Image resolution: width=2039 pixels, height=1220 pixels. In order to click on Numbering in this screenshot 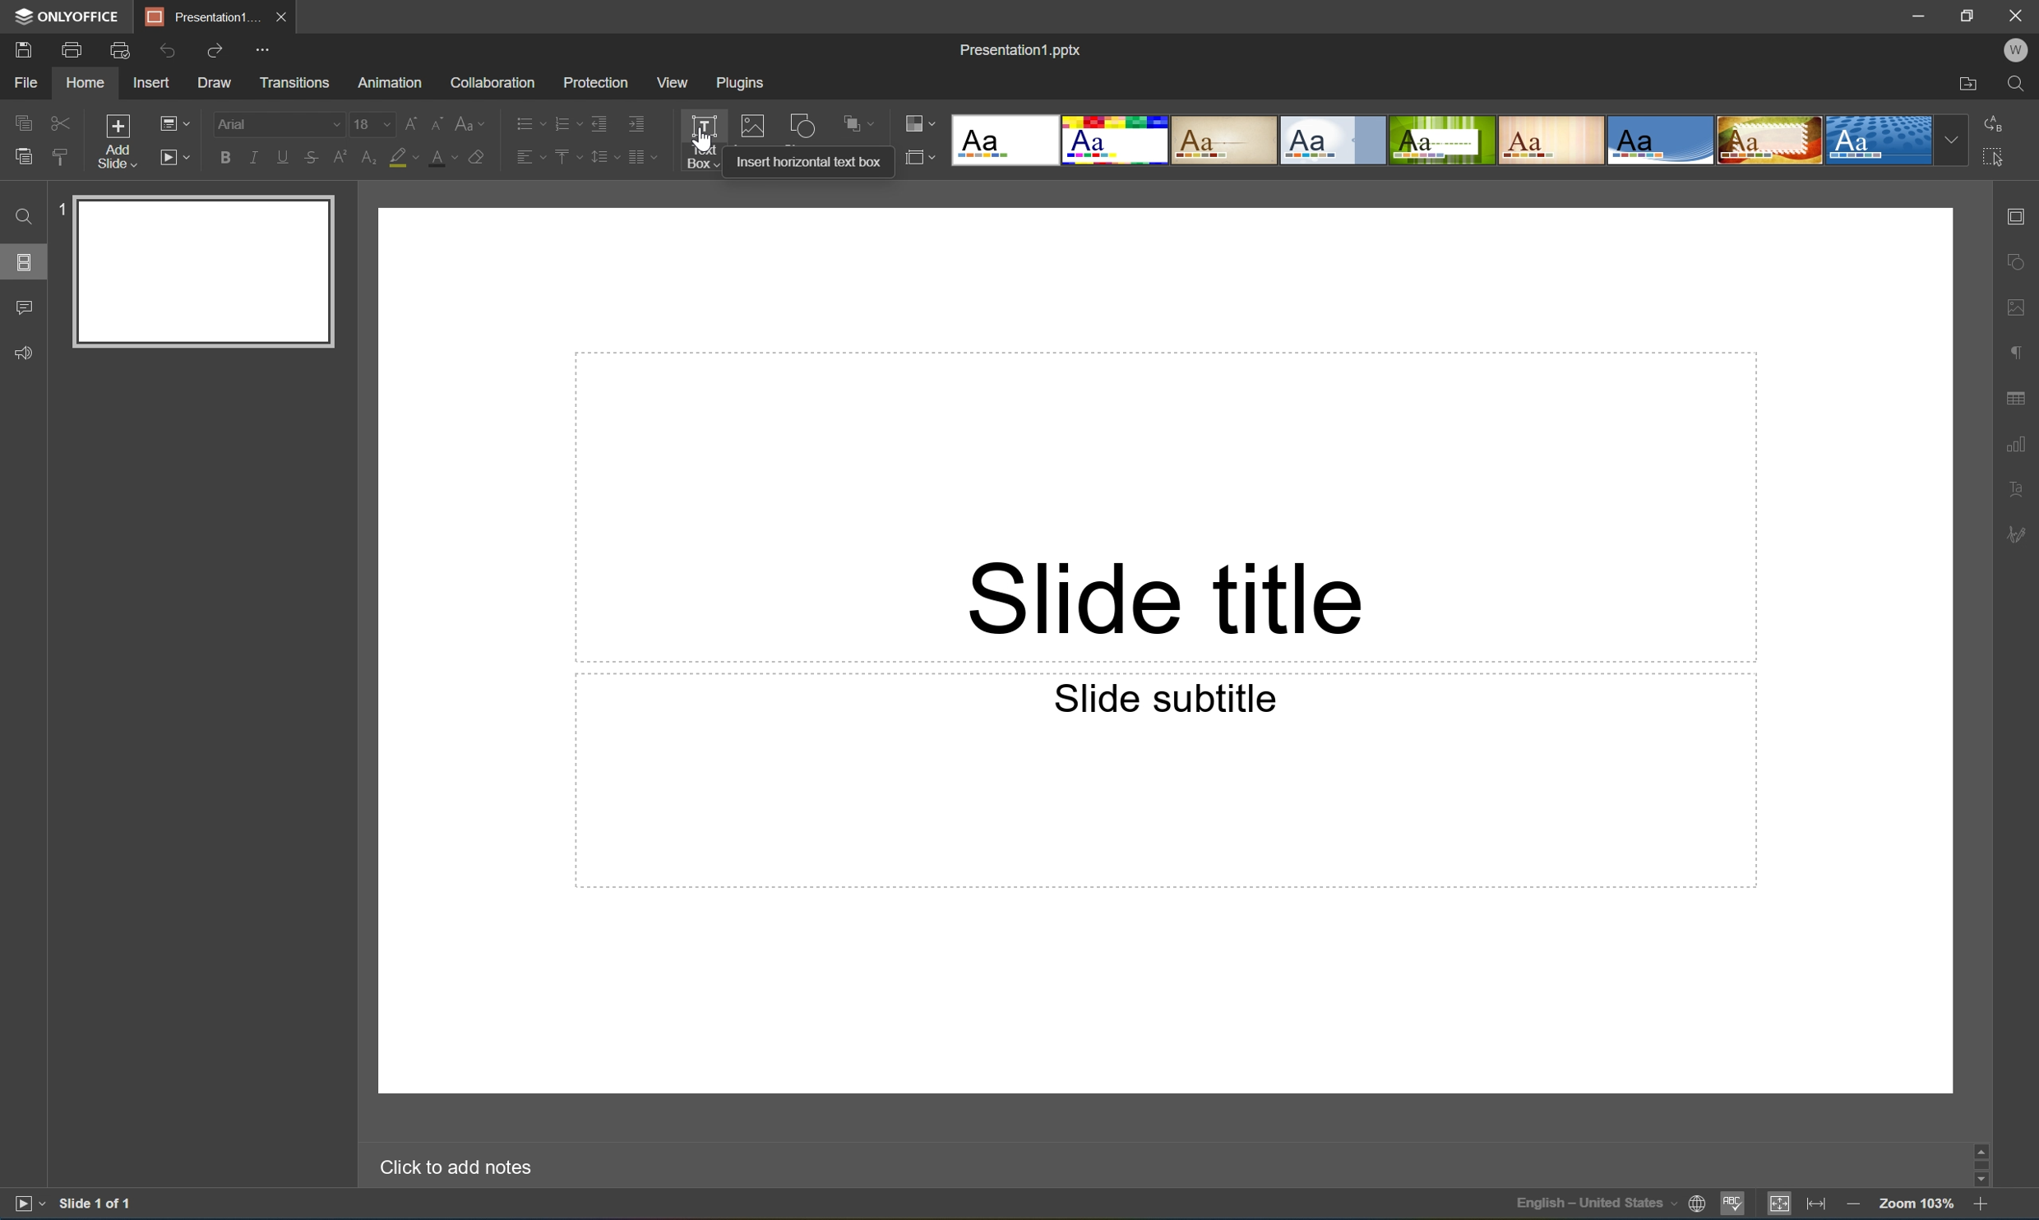, I will do `click(566, 122)`.